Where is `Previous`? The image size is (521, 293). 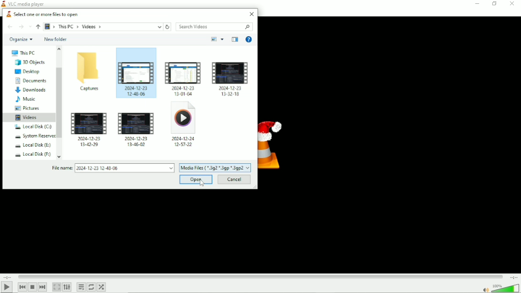
Previous is located at coordinates (22, 287).